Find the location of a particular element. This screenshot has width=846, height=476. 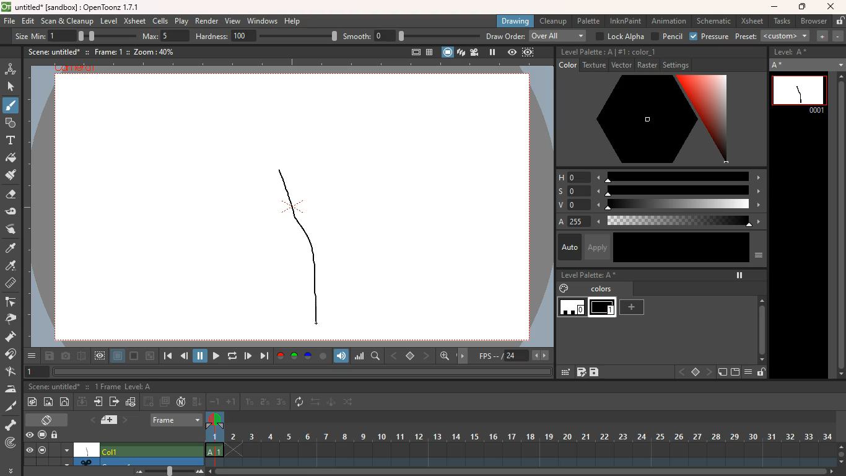

lock alpha is located at coordinates (620, 36).